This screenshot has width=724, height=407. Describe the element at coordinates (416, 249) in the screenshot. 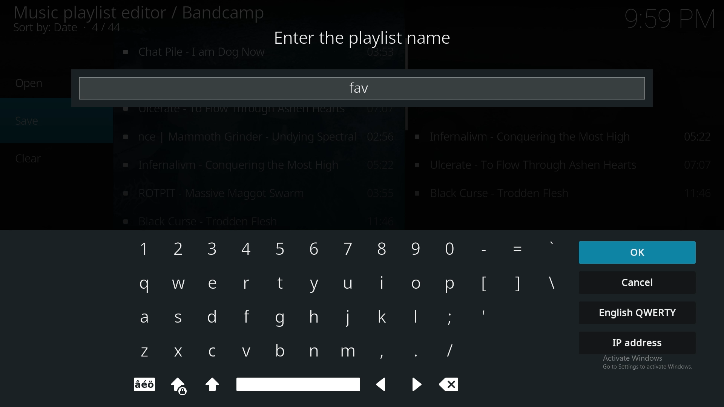

I see `keyboard input` at that location.